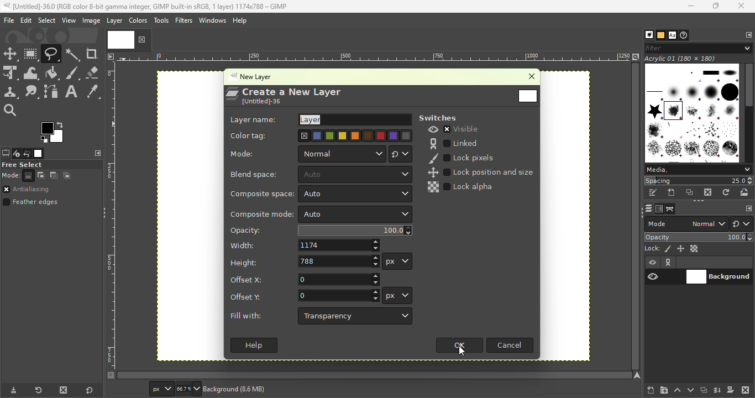 This screenshot has height=398, width=755. Describe the element at coordinates (646, 208) in the screenshot. I see `Layers` at that location.